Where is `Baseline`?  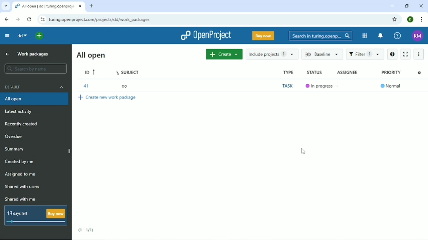 Baseline is located at coordinates (323, 55).